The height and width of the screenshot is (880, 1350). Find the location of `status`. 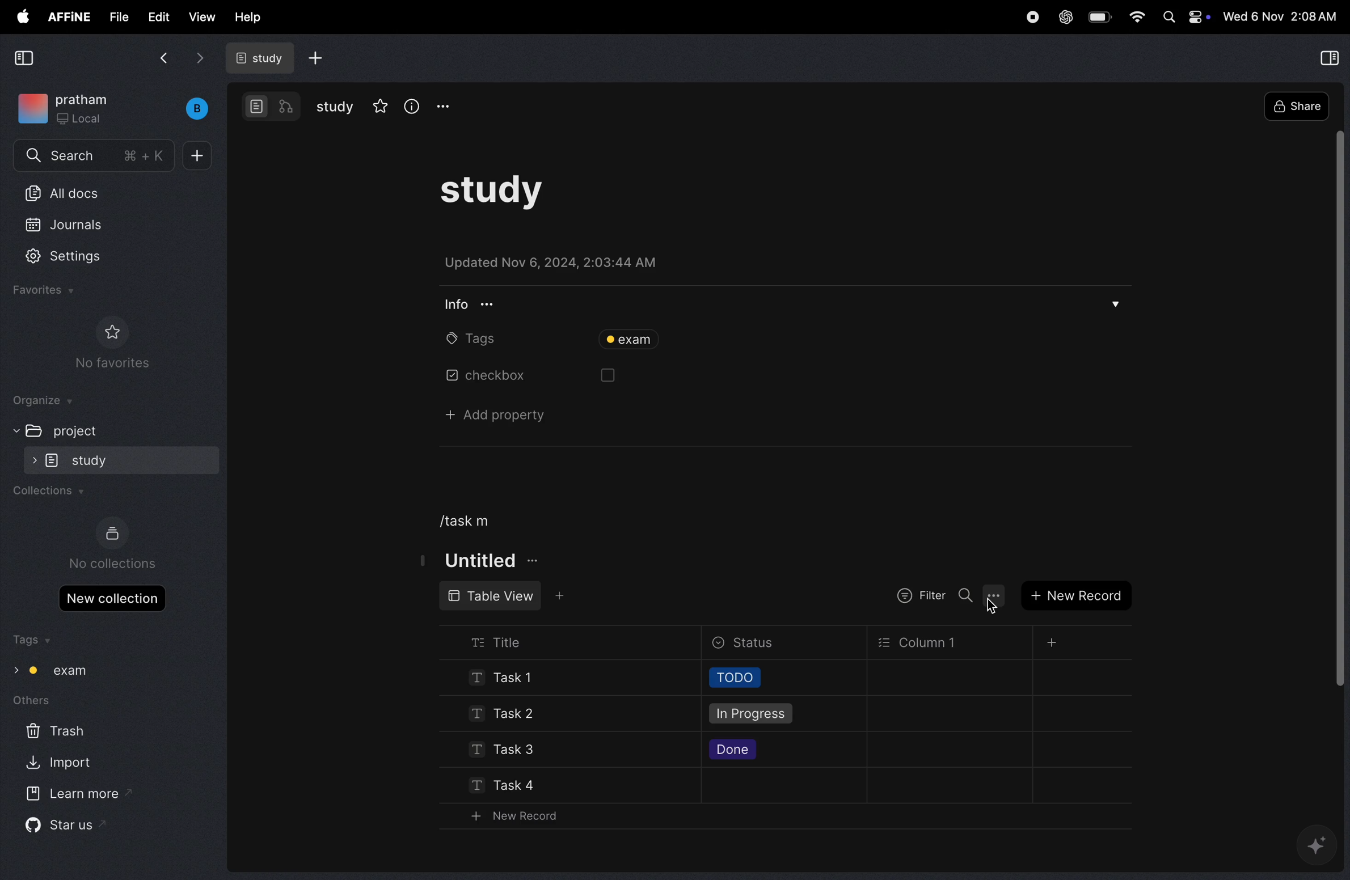

status is located at coordinates (751, 644).